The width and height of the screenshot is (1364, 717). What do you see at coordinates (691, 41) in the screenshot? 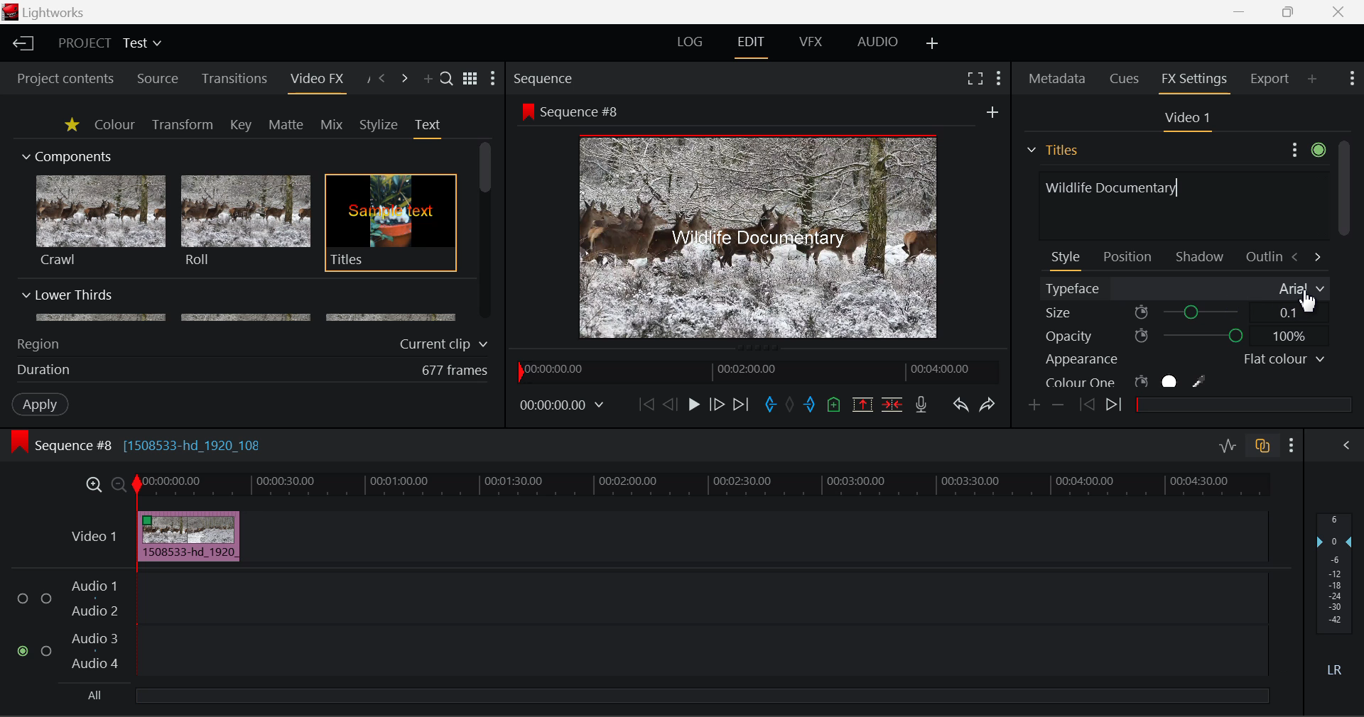
I see `LOG Layout` at bounding box center [691, 41].